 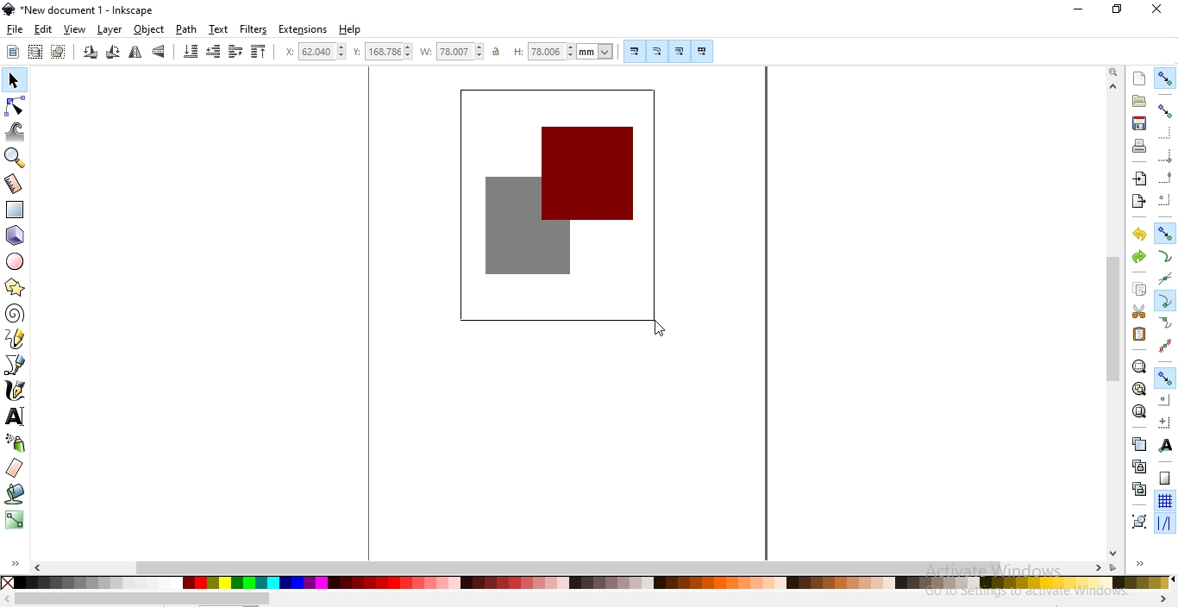 What do you see at coordinates (1114, 318) in the screenshot?
I see `scrollbar` at bounding box center [1114, 318].